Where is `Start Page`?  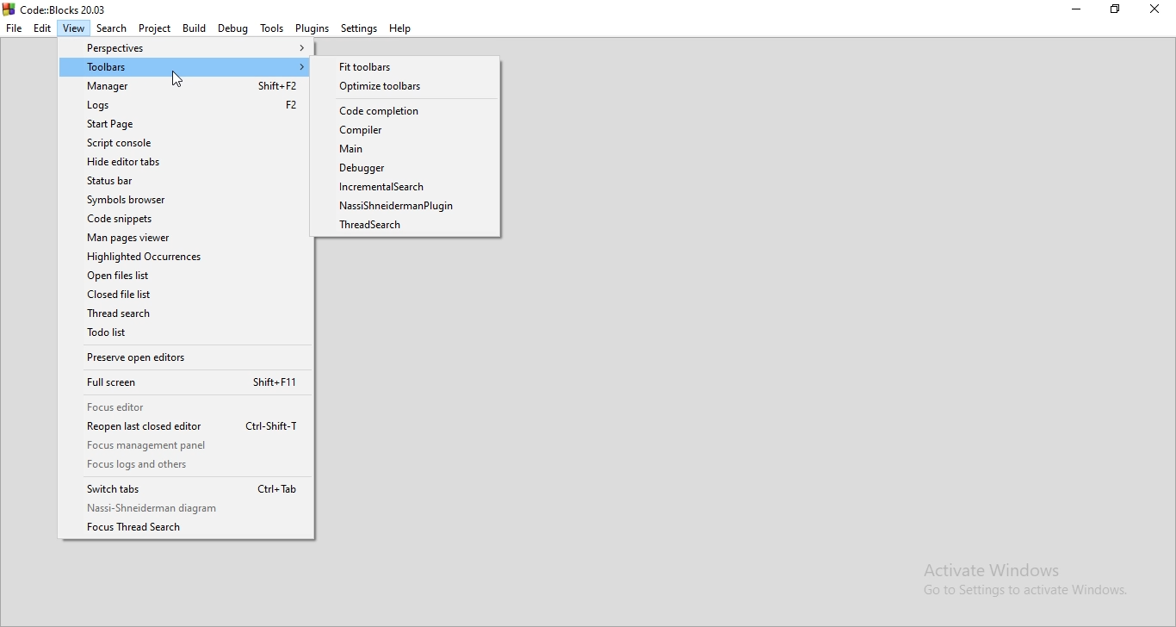
Start Page is located at coordinates (182, 123).